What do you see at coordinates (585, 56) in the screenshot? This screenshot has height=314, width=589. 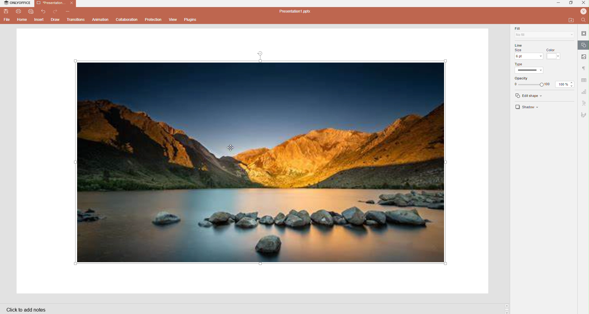 I see `Picture settings` at bounding box center [585, 56].